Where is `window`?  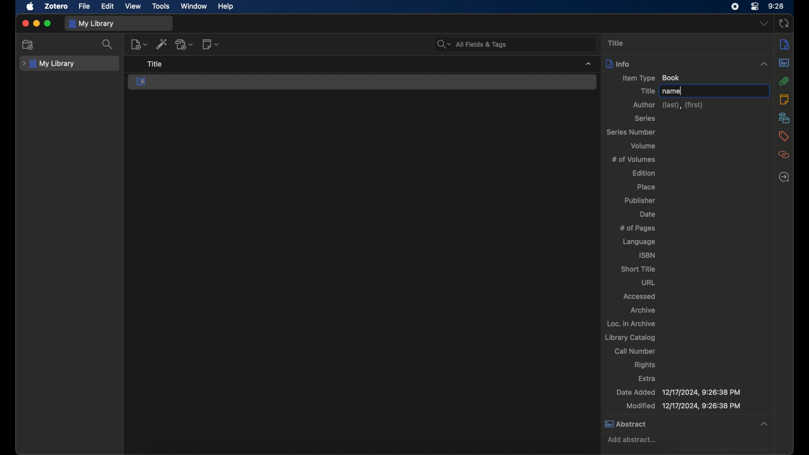
window is located at coordinates (194, 6).